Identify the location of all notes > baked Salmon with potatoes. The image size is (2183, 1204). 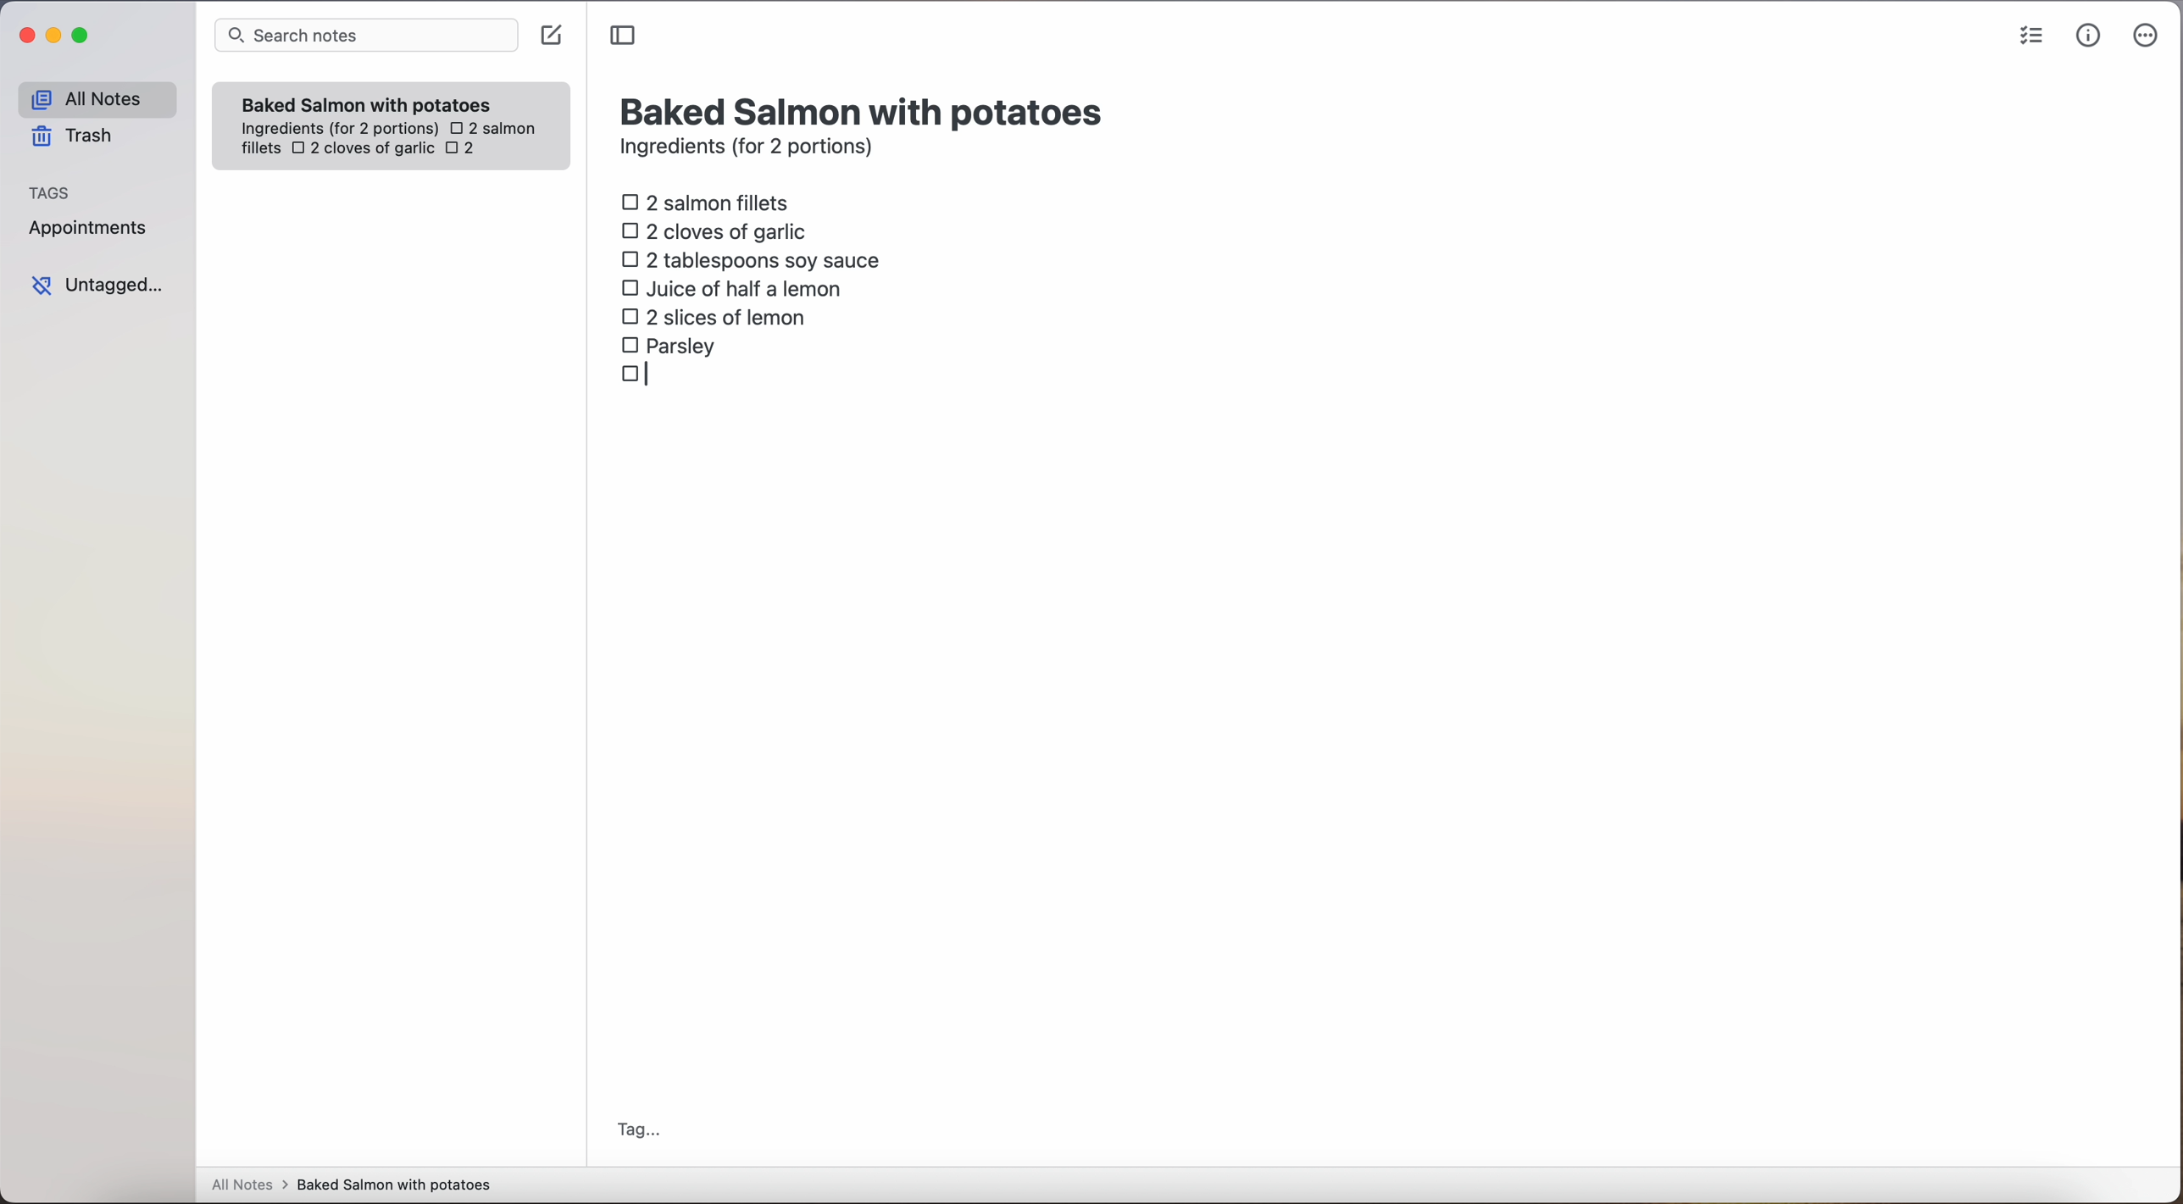
(352, 1184).